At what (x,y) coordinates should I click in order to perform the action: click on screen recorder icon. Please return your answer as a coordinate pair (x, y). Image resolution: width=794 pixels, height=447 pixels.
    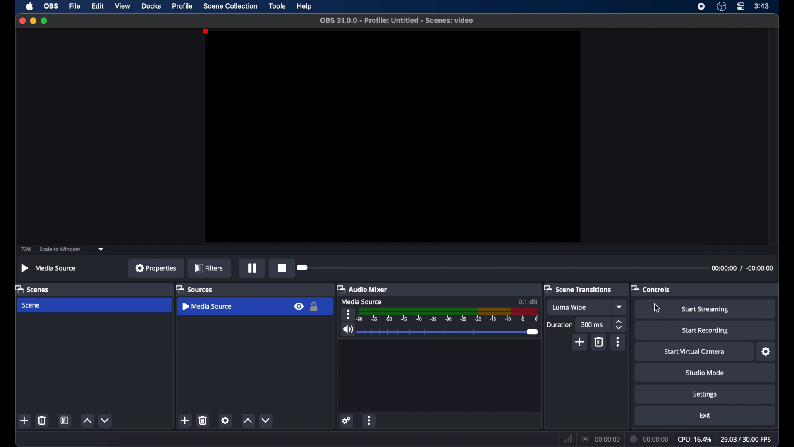
    Looking at the image, I should click on (701, 6).